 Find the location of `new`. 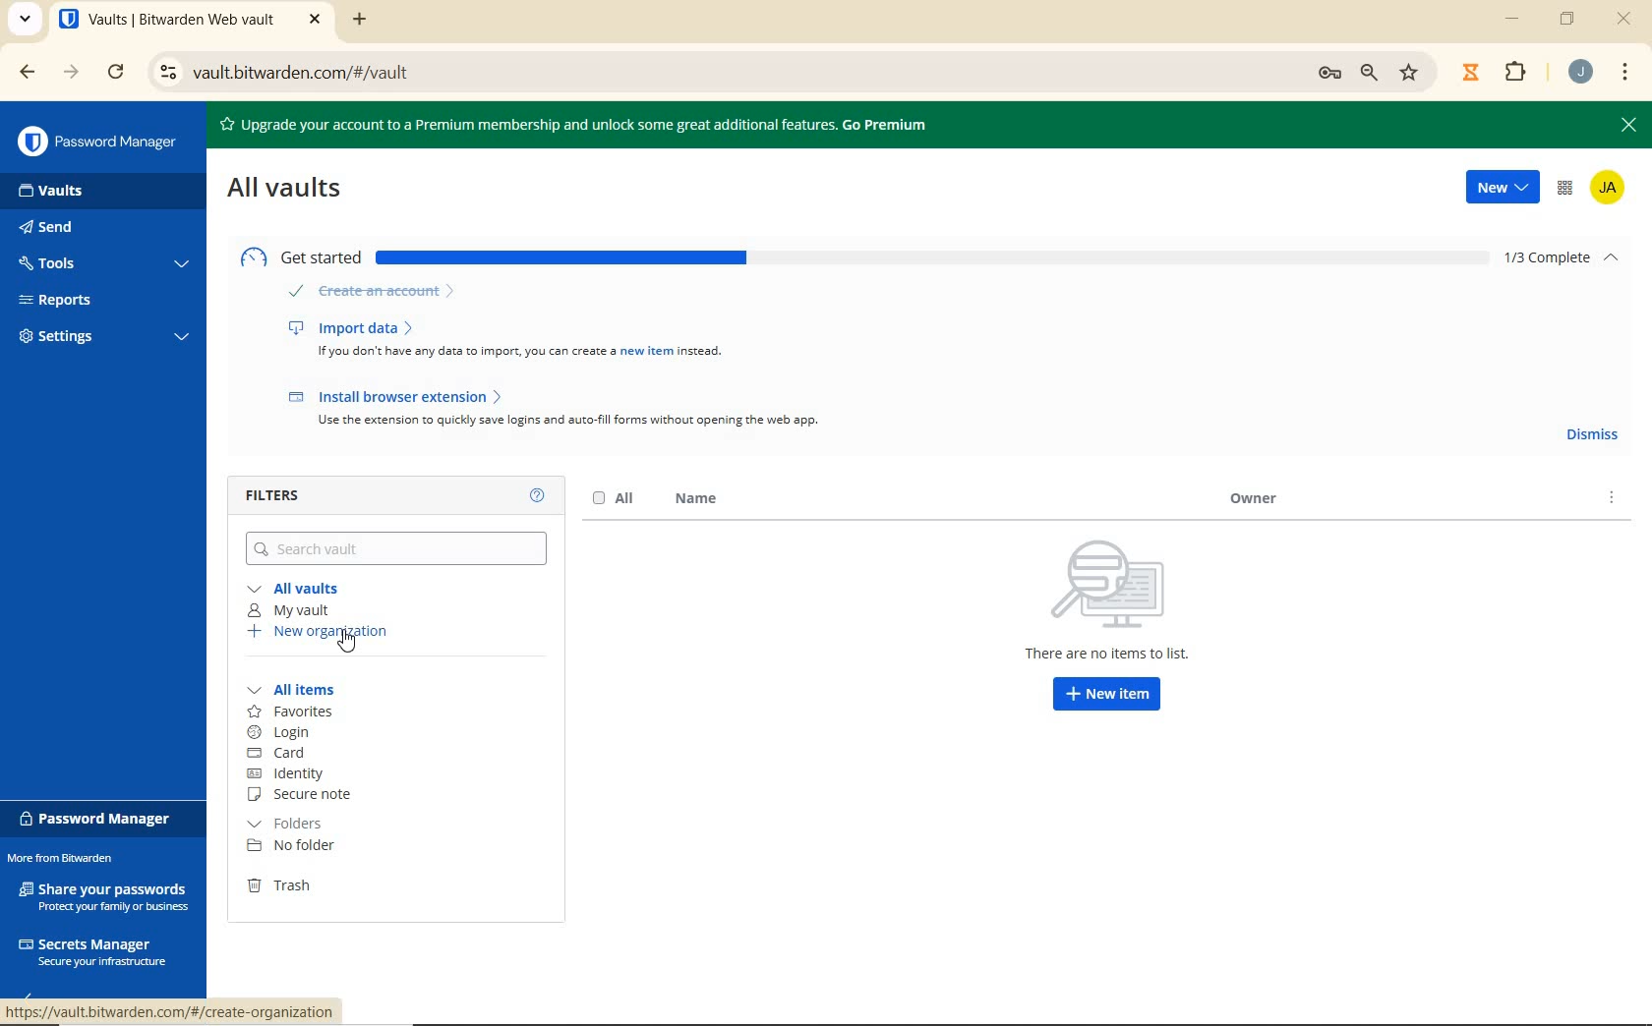

new is located at coordinates (1502, 189).